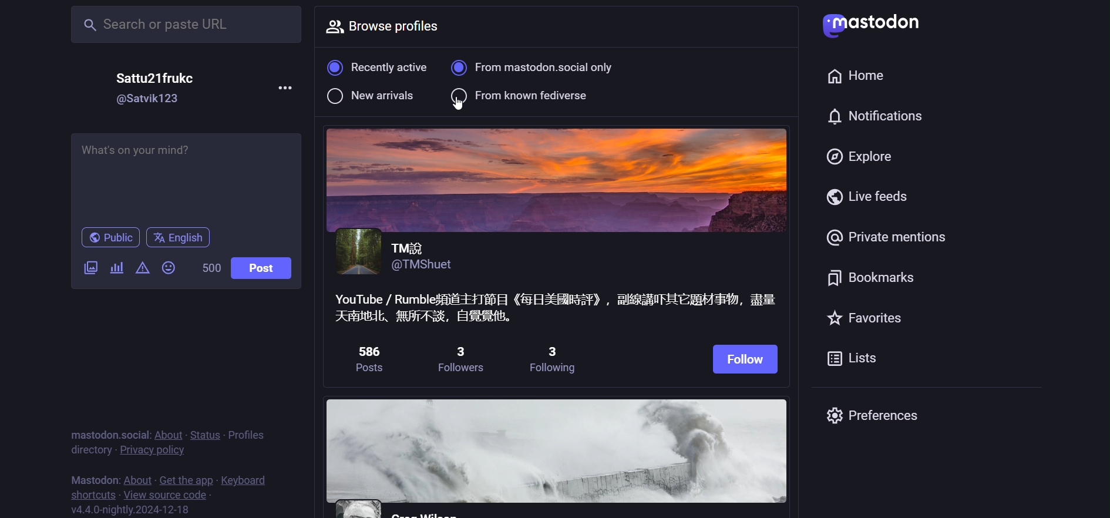 The width and height of the screenshot is (1110, 518). What do you see at coordinates (88, 448) in the screenshot?
I see `directory` at bounding box center [88, 448].